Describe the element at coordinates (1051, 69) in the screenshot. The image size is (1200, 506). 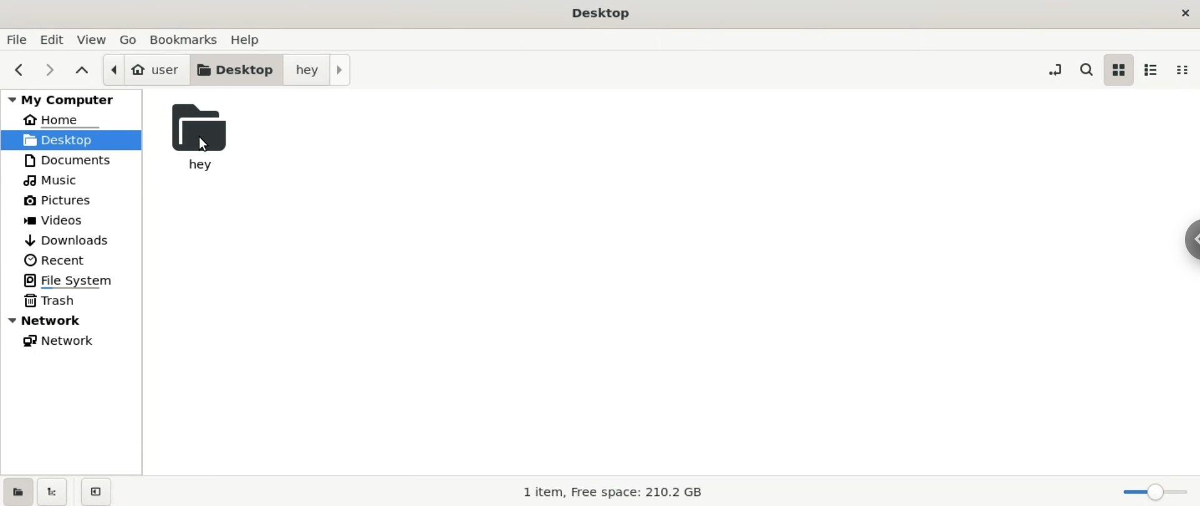
I see `toggle location entry` at that location.